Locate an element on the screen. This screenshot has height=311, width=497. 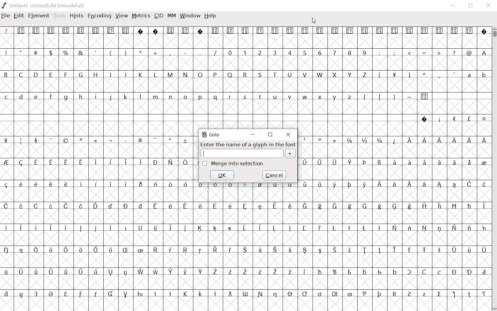
Symbol is located at coordinates (394, 207).